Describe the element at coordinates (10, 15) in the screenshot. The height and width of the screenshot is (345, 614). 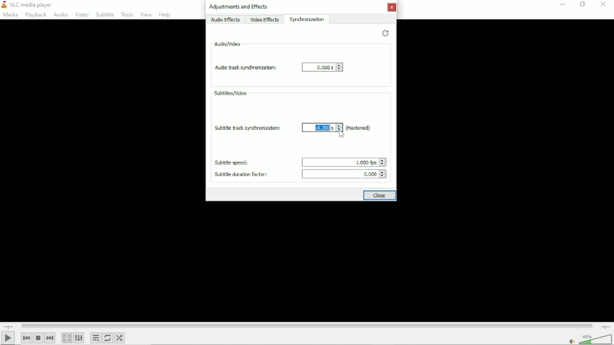
I see `Media` at that location.